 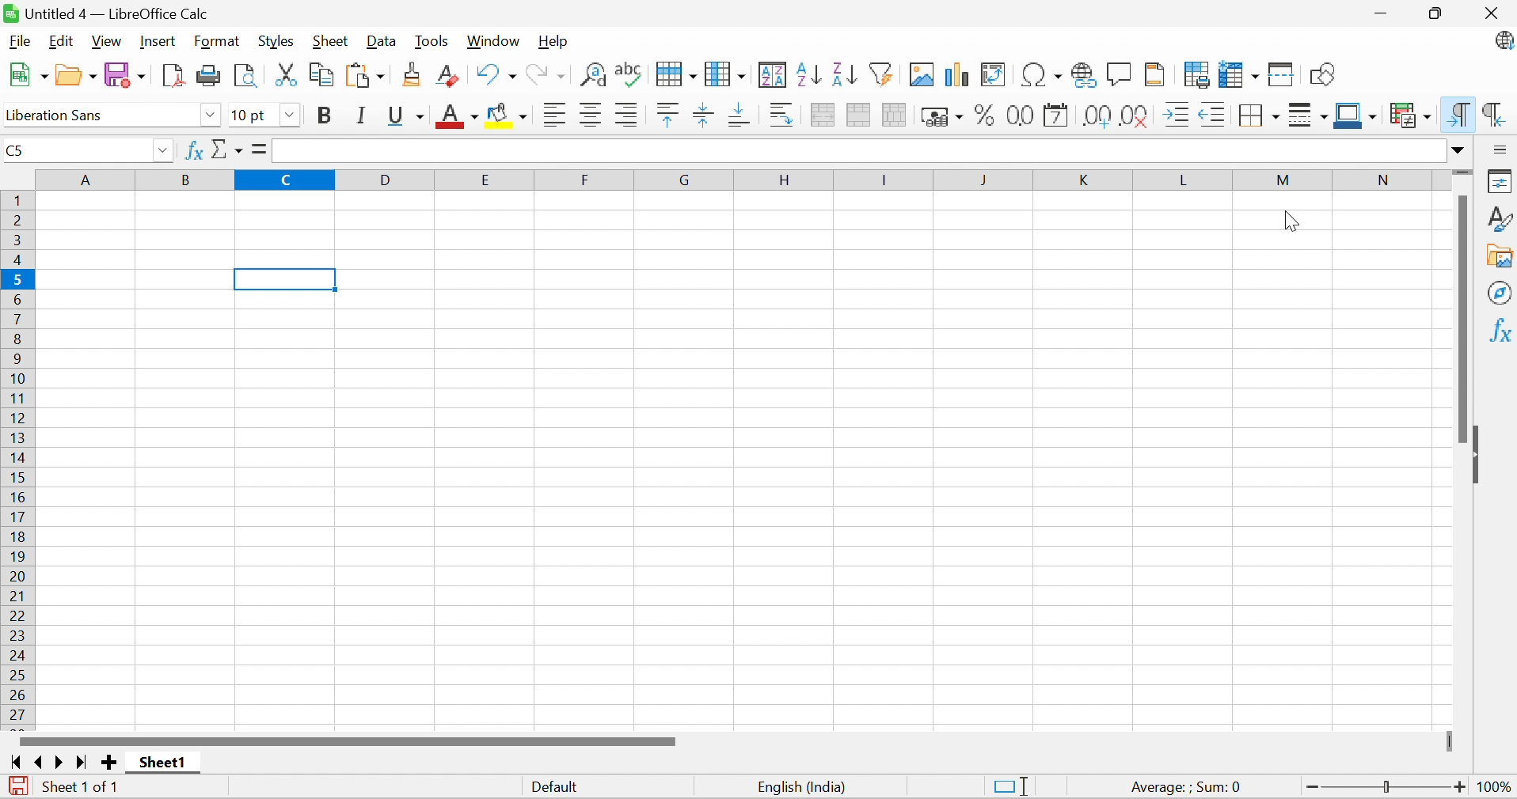 What do you see at coordinates (1253, 118) in the screenshot?
I see `Borders` at bounding box center [1253, 118].